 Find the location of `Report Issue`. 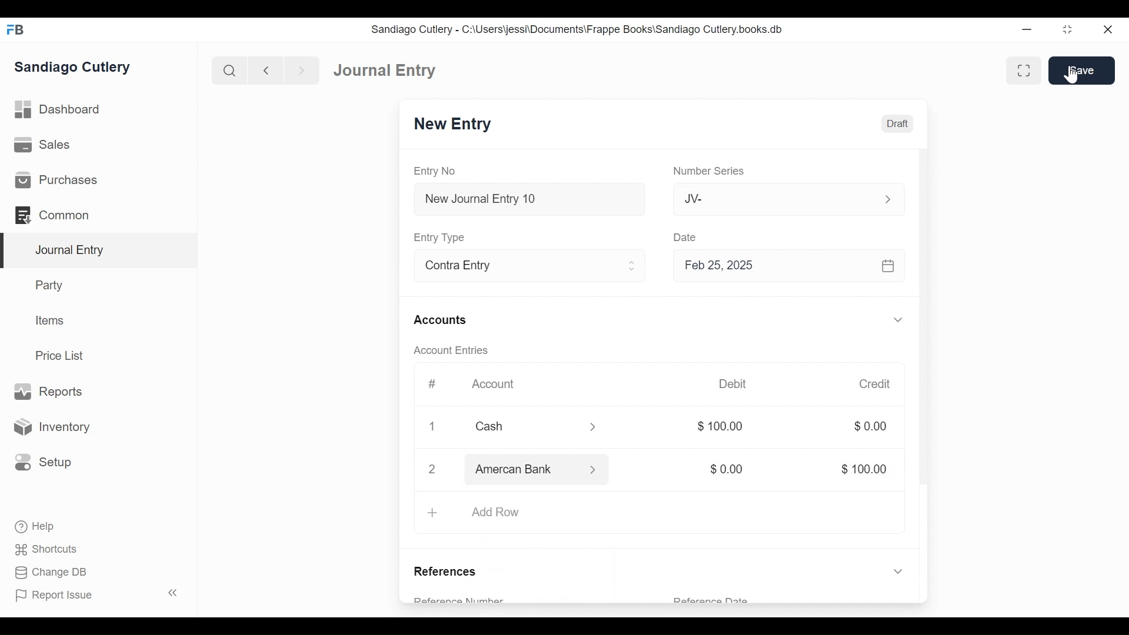

Report Issue is located at coordinates (96, 595).